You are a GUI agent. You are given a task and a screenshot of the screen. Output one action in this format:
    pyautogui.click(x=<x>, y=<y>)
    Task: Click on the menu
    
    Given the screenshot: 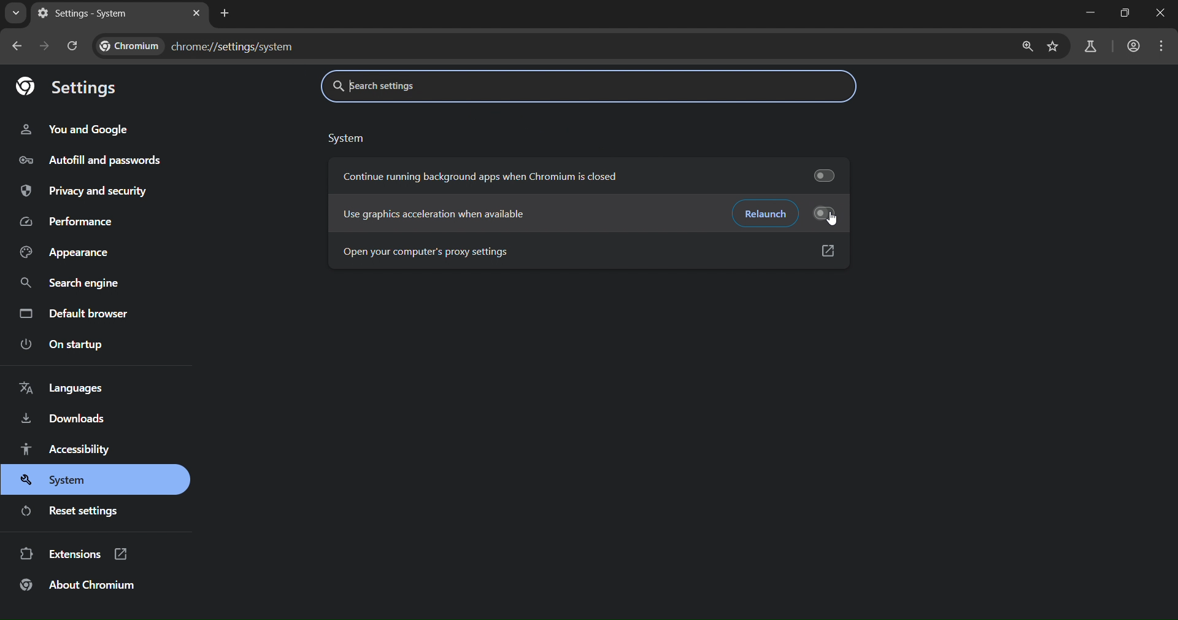 What is the action you would take?
    pyautogui.click(x=1166, y=45)
    